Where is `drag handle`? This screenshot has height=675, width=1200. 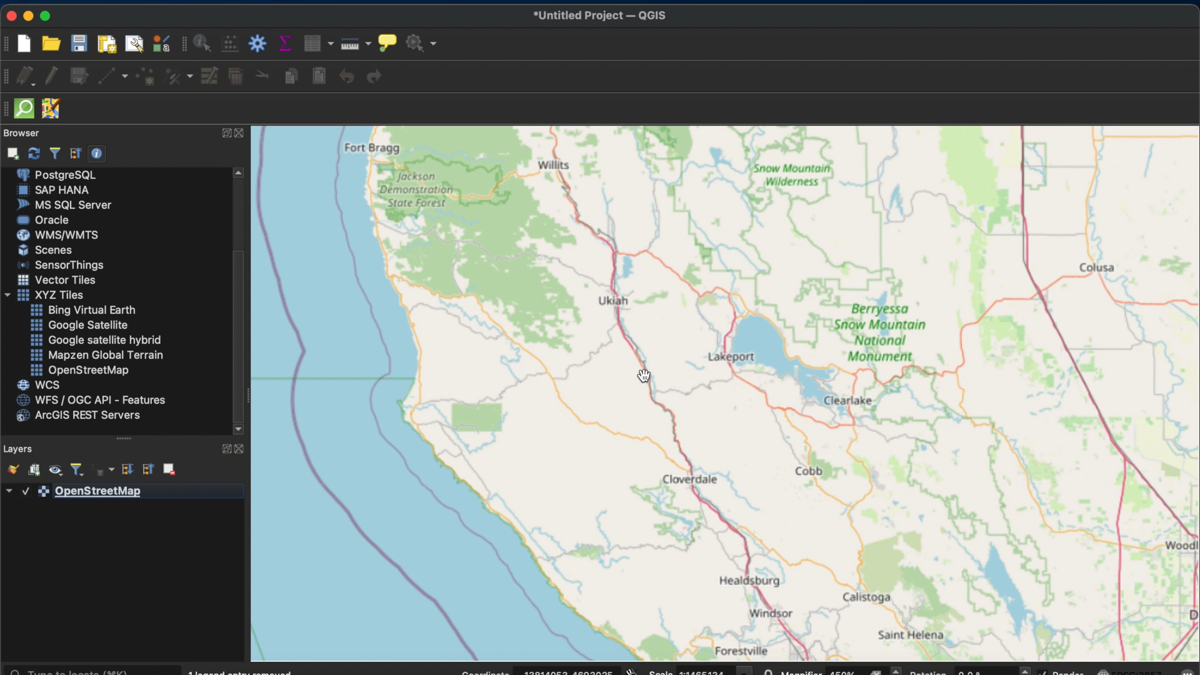 drag handle is located at coordinates (127, 439).